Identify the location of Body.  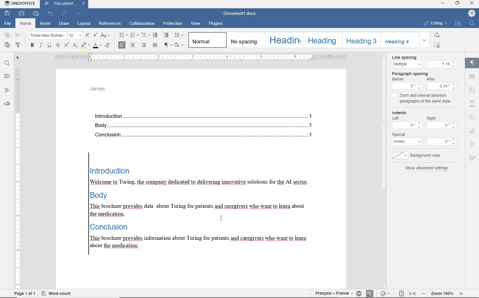
(206, 124).